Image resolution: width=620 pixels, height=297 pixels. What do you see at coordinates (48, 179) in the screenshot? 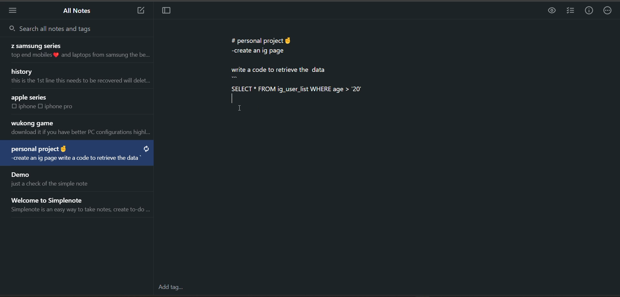
I see `note title  and preview` at bounding box center [48, 179].